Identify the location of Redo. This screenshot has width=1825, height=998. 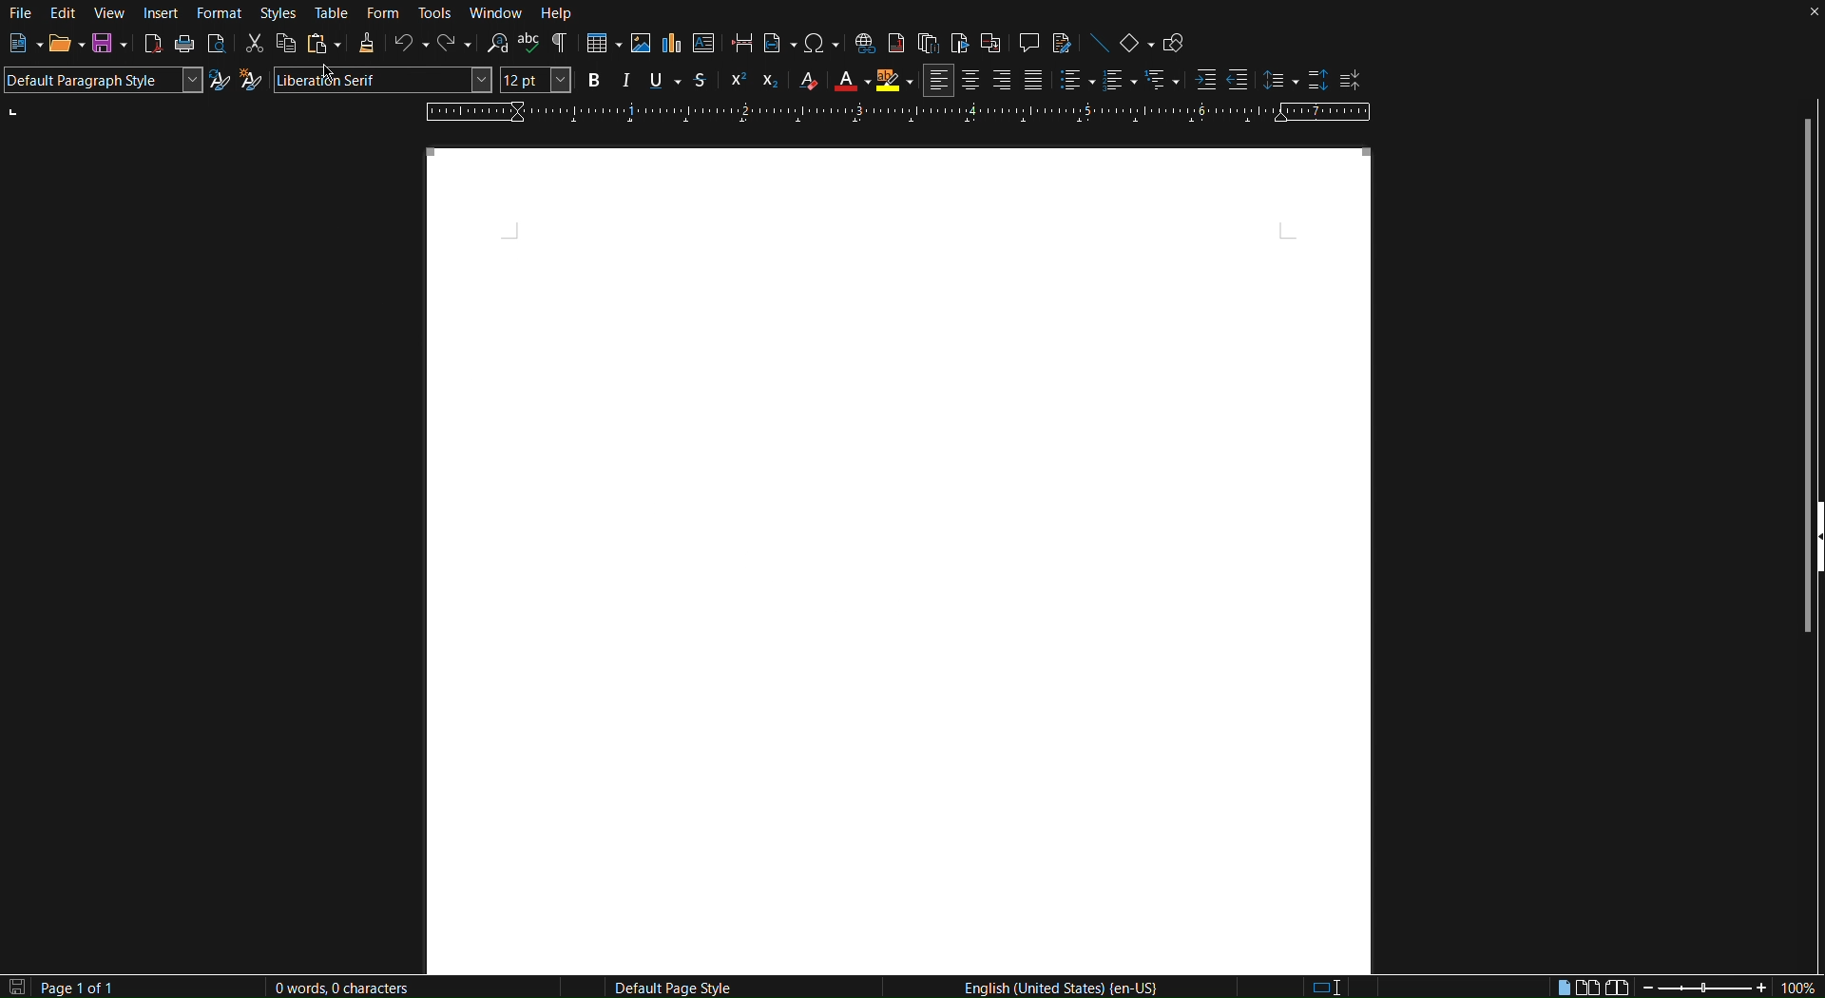
(451, 47).